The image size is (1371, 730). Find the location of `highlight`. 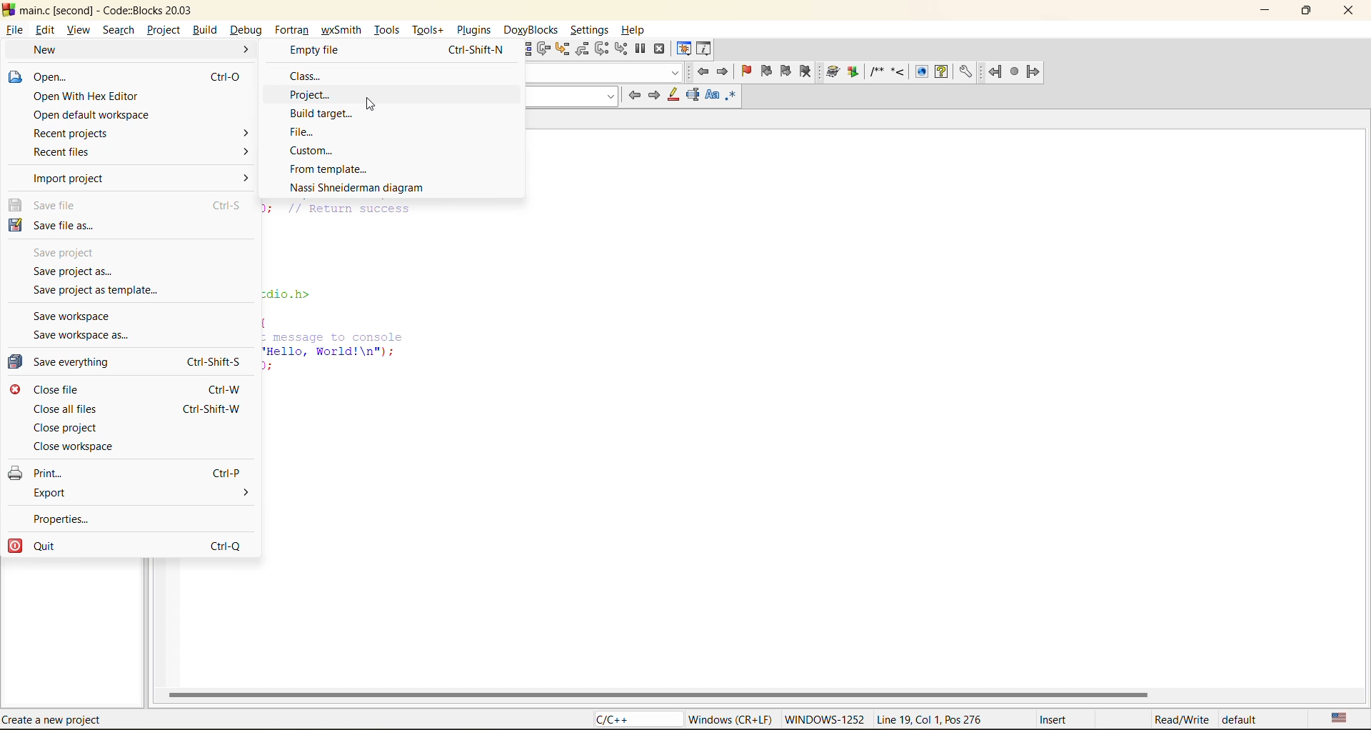

highlight is located at coordinates (671, 96).